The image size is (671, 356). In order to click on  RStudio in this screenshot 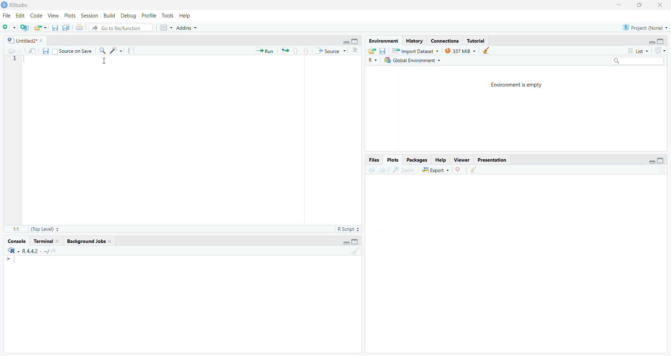, I will do `click(16, 4)`.